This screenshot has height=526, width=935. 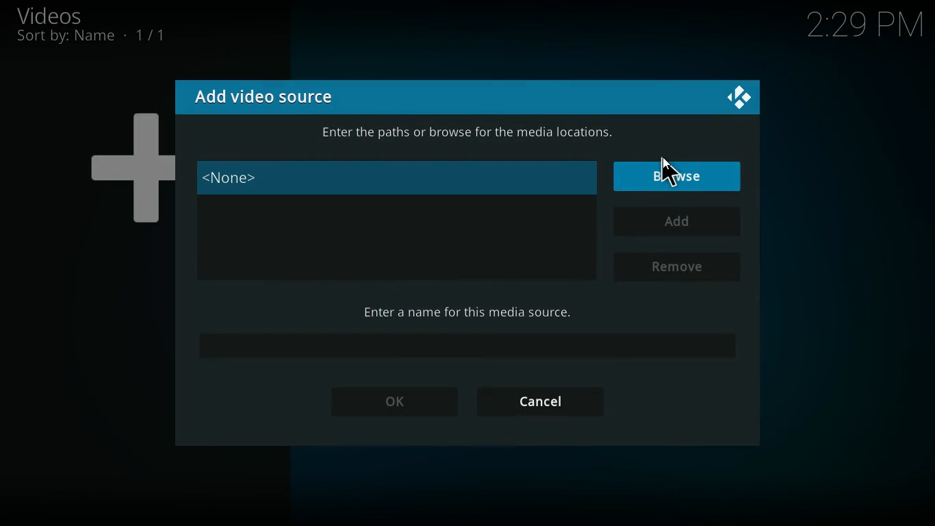 What do you see at coordinates (465, 349) in the screenshot?
I see `type space` at bounding box center [465, 349].